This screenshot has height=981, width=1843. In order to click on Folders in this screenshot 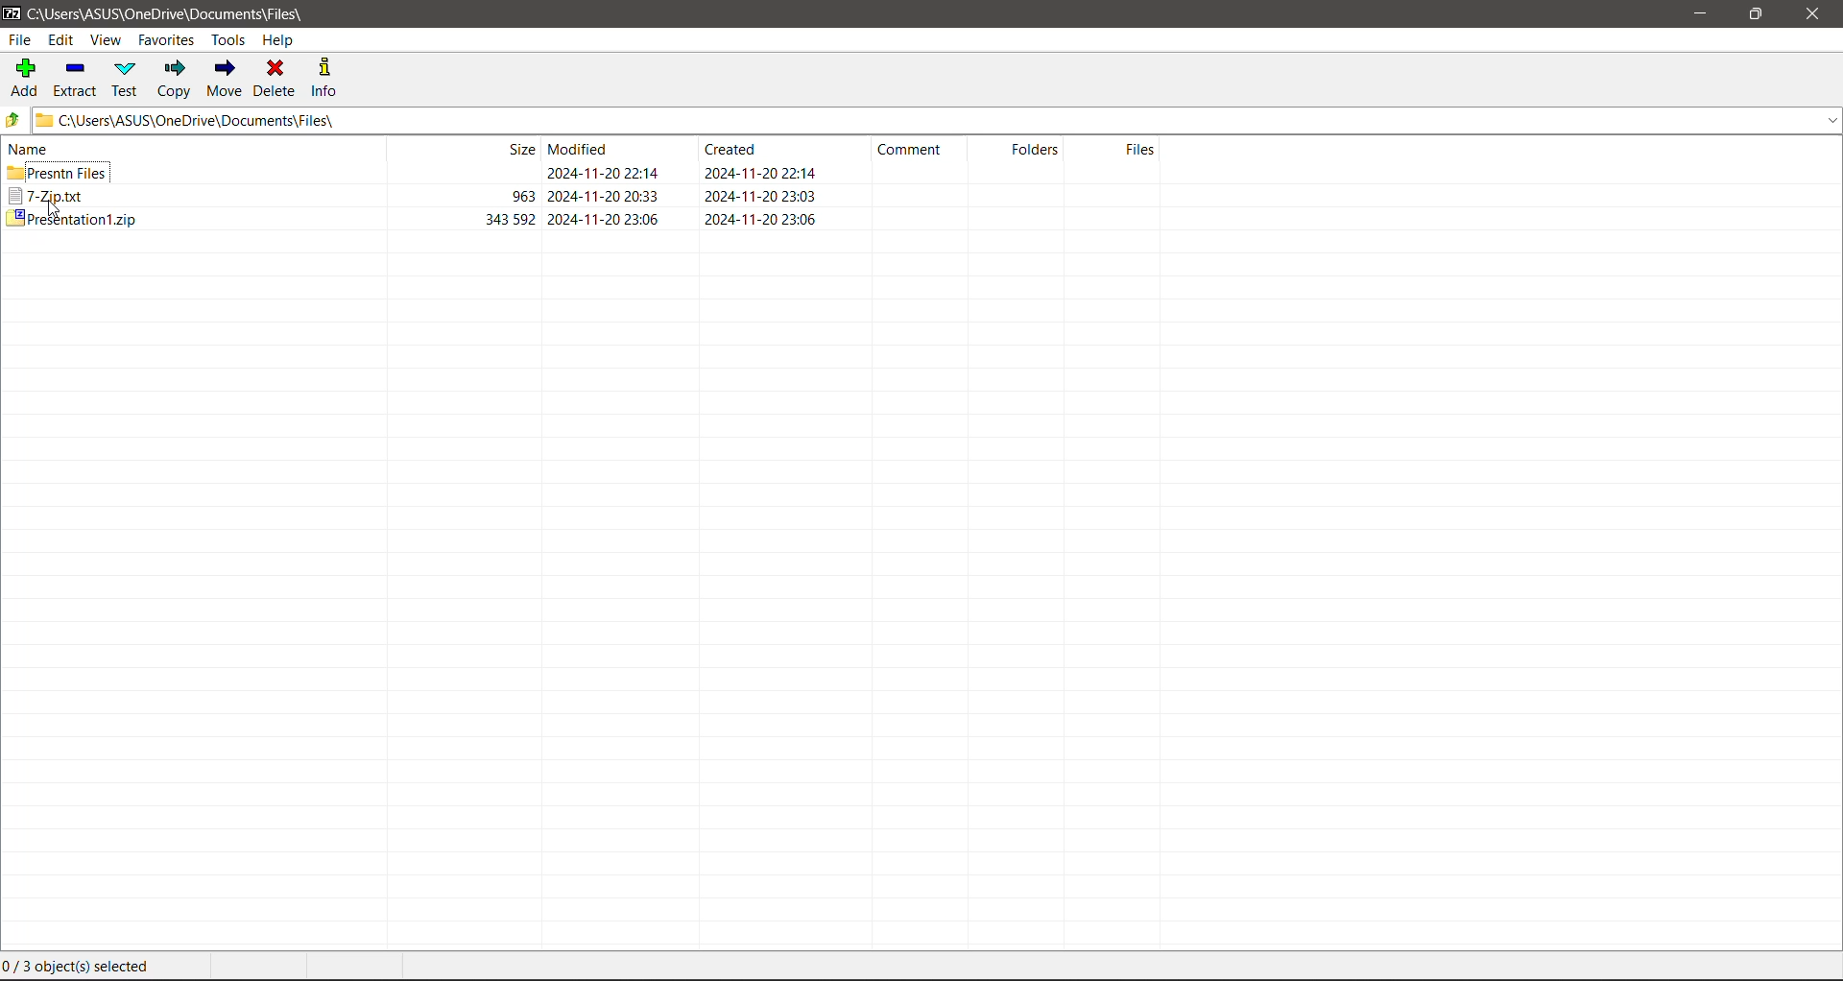, I will do `click(1034, 150)`.